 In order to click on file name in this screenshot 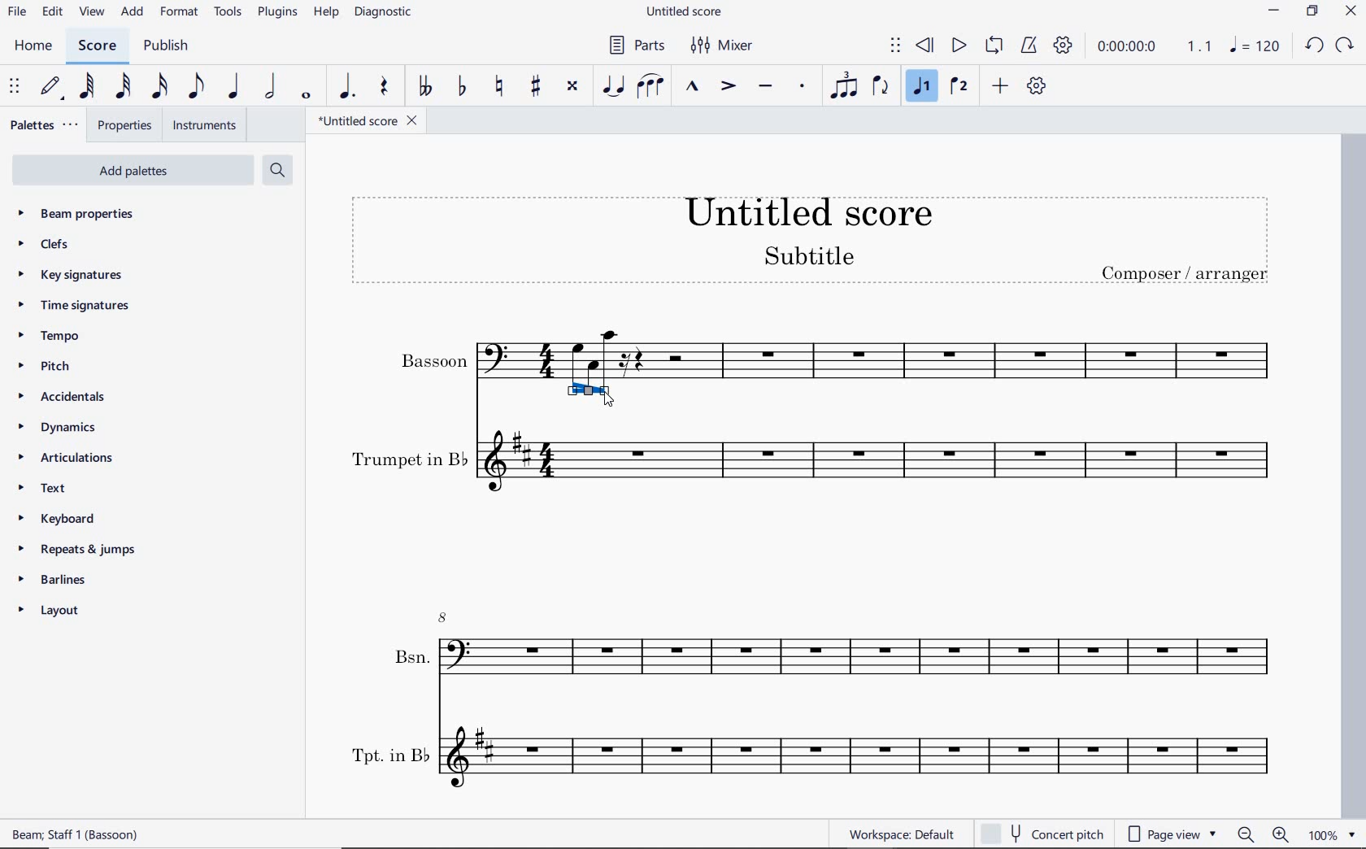, I will do `click(369, 120)`.